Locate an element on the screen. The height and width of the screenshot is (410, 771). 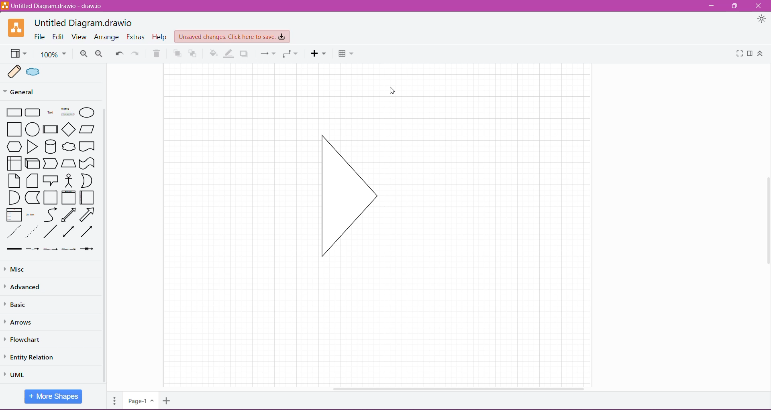
Untitled Diagram.draw.io - draw.io is located at coordinates (53, 6).